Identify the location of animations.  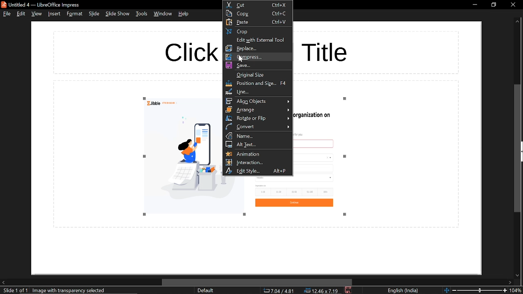
(258, 154).